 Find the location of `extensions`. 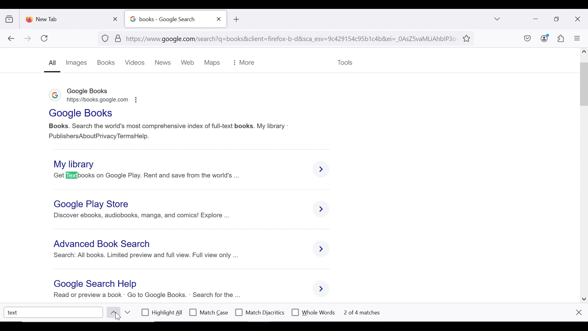

extensions is located at coordinates (560, 39).